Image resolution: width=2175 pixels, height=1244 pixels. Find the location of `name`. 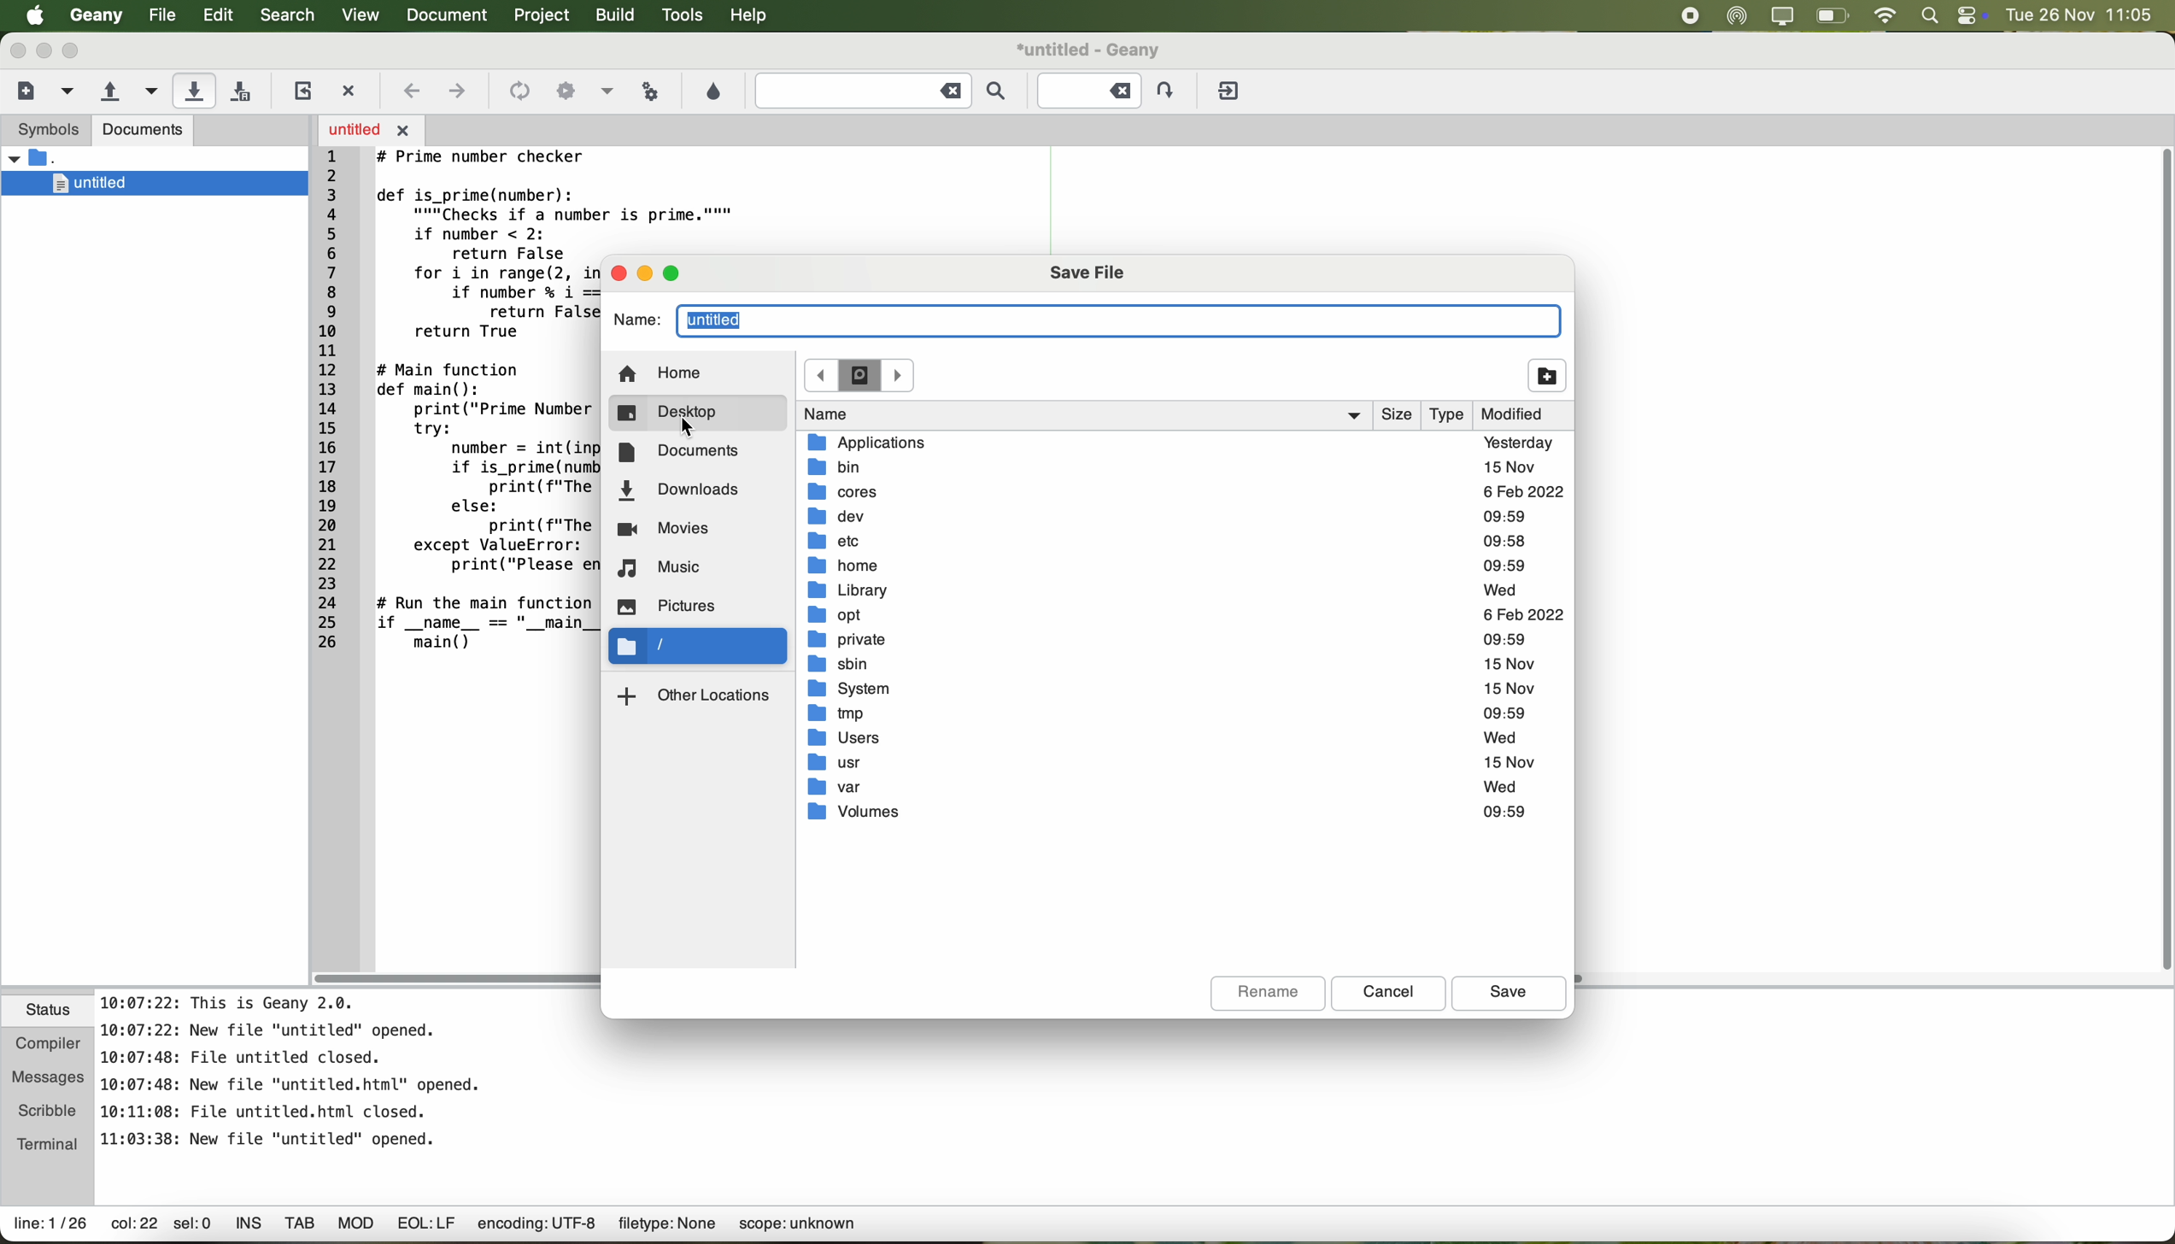

name is located at coordinates (1088, 323).